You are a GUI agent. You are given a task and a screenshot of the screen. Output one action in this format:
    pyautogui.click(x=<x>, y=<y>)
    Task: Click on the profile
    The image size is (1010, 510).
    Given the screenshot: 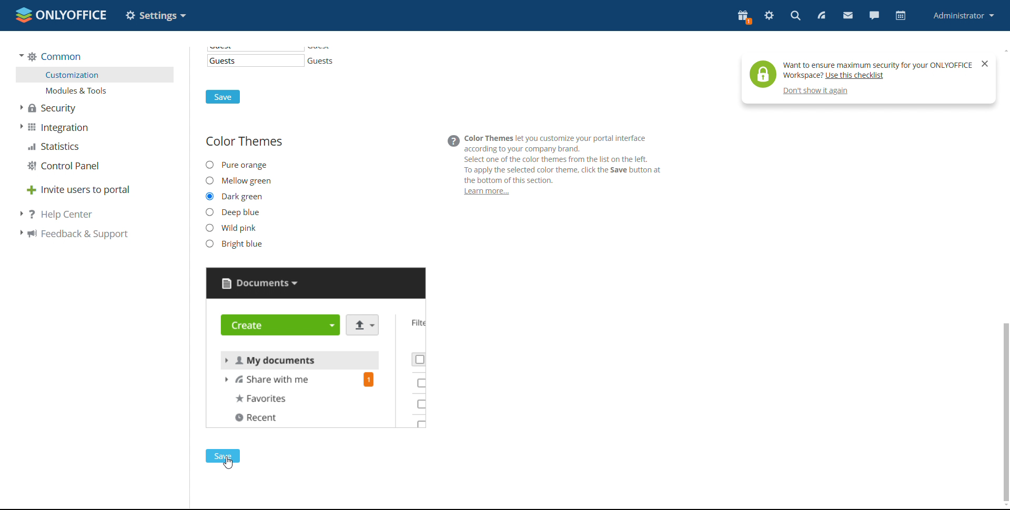 What is the action you would take?
    pyautogui.click(x=962, y=15)
    